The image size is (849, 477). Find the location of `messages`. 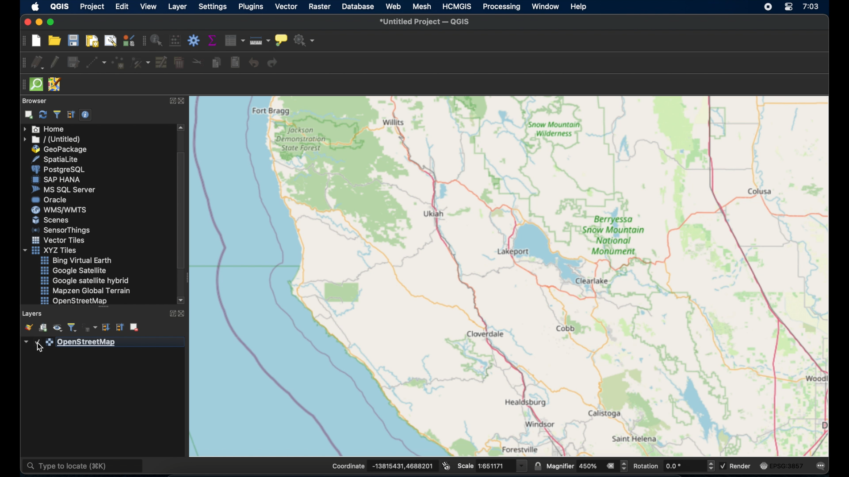

messages is located at coordinates (822, 467).